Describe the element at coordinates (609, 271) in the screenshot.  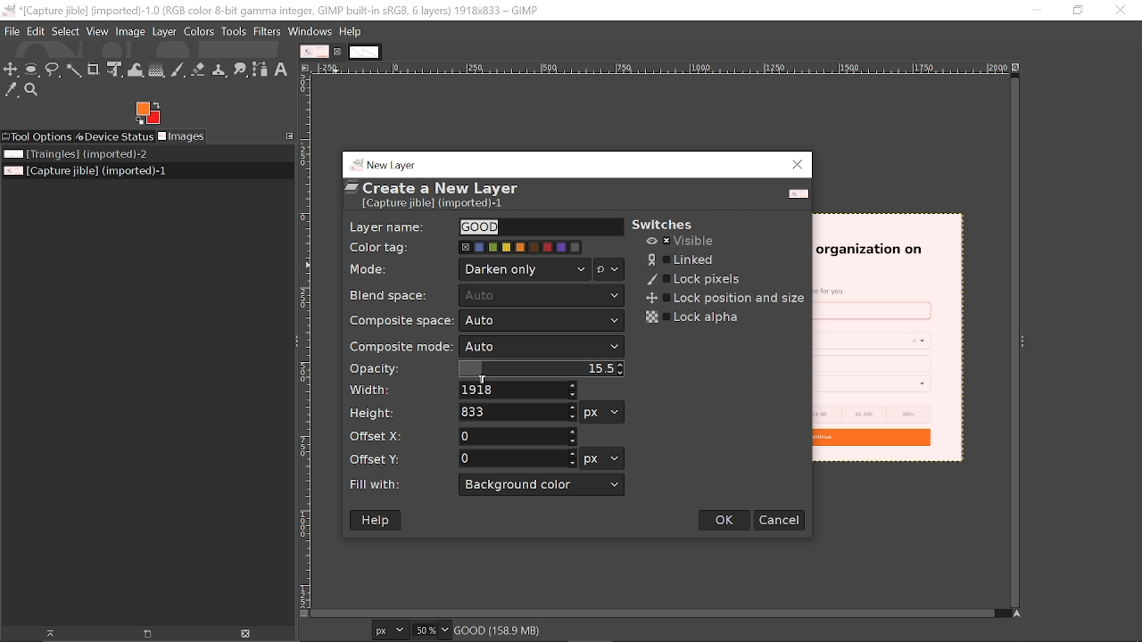
I see `Mode options` at that location.